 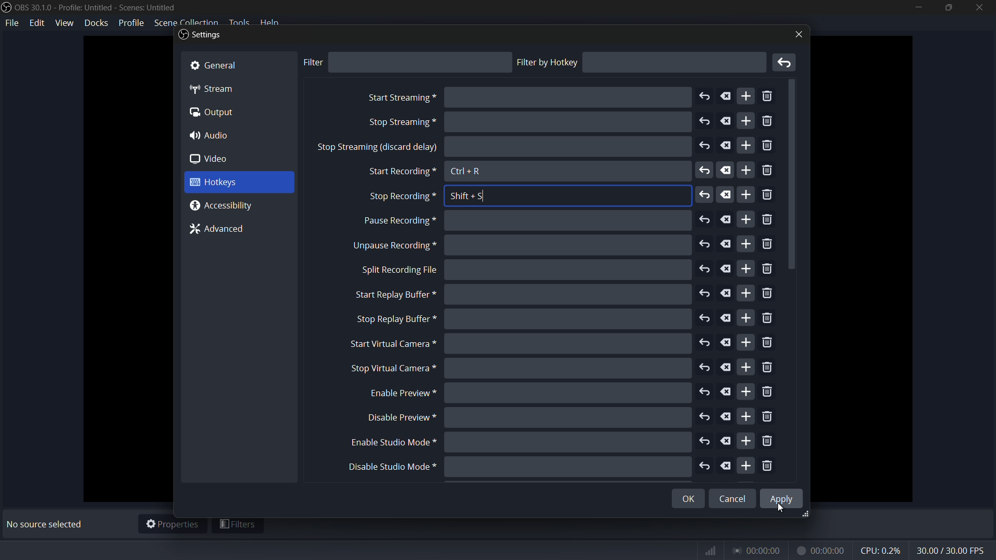 What do you see at coordinates (131, 23) in the screenshot?
I see `profile menu` at bounding box center [131, 23].